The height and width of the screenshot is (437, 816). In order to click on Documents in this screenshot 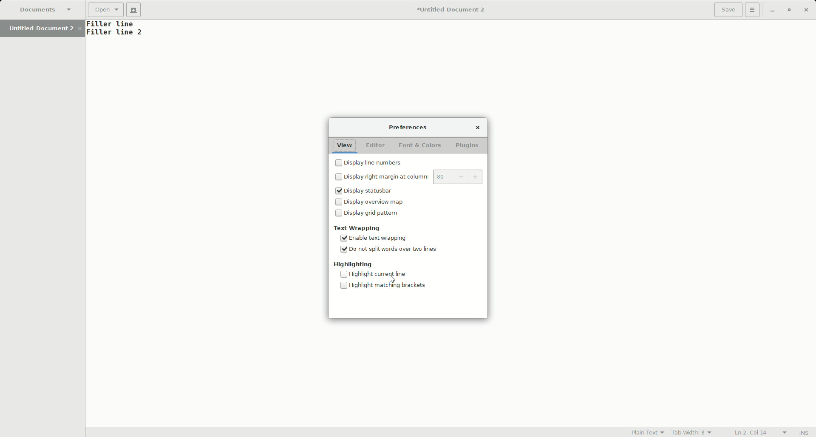, I will do `click(48, 11)`.